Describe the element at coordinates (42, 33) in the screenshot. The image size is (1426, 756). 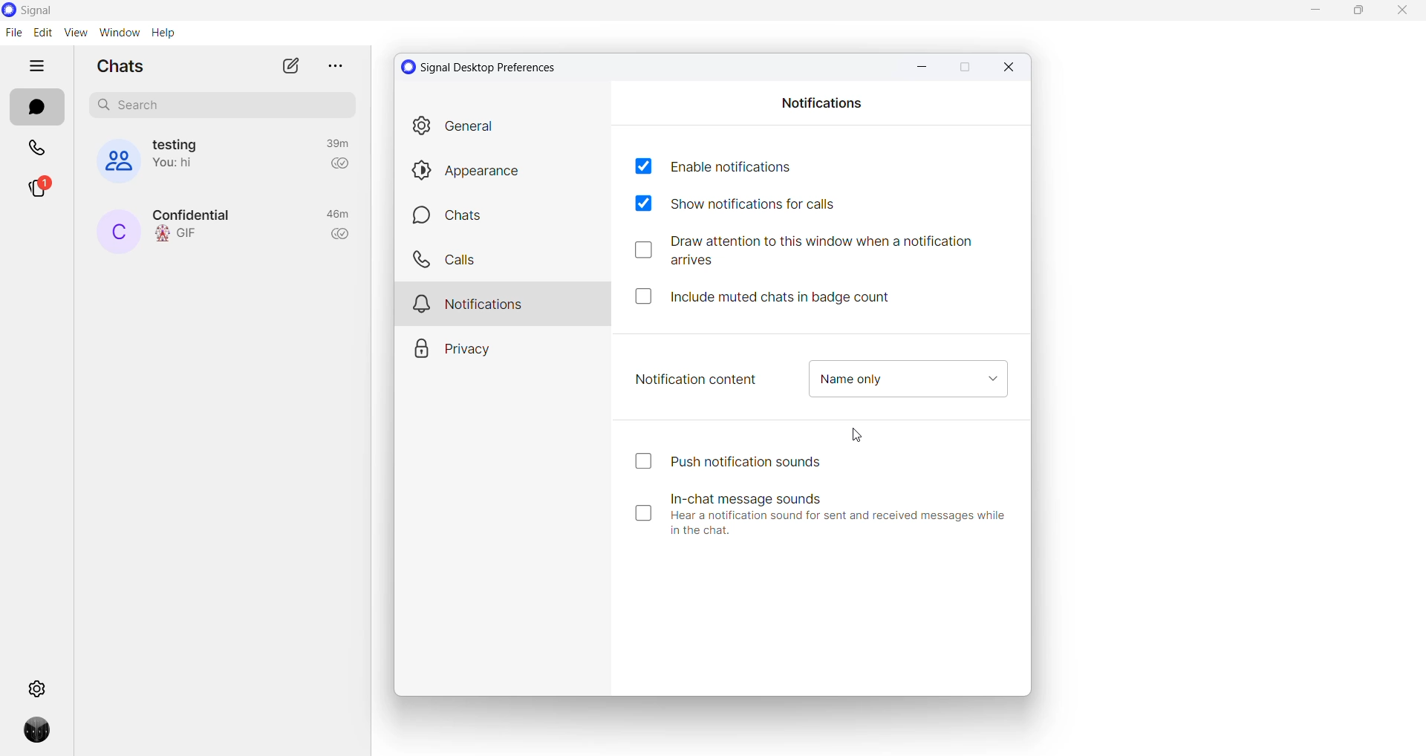
I see `edit` at that location.